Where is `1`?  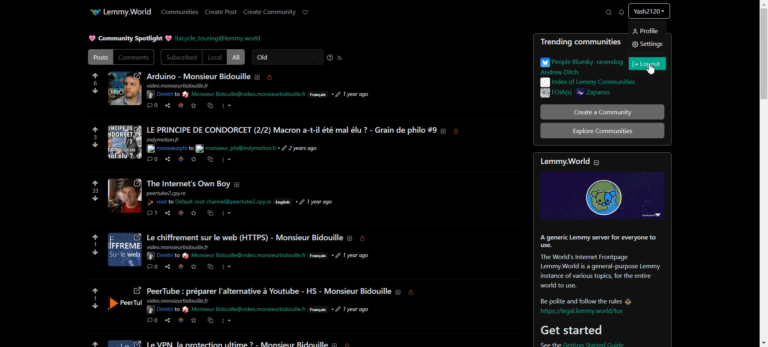
1 is located at coordinates (95, 297).